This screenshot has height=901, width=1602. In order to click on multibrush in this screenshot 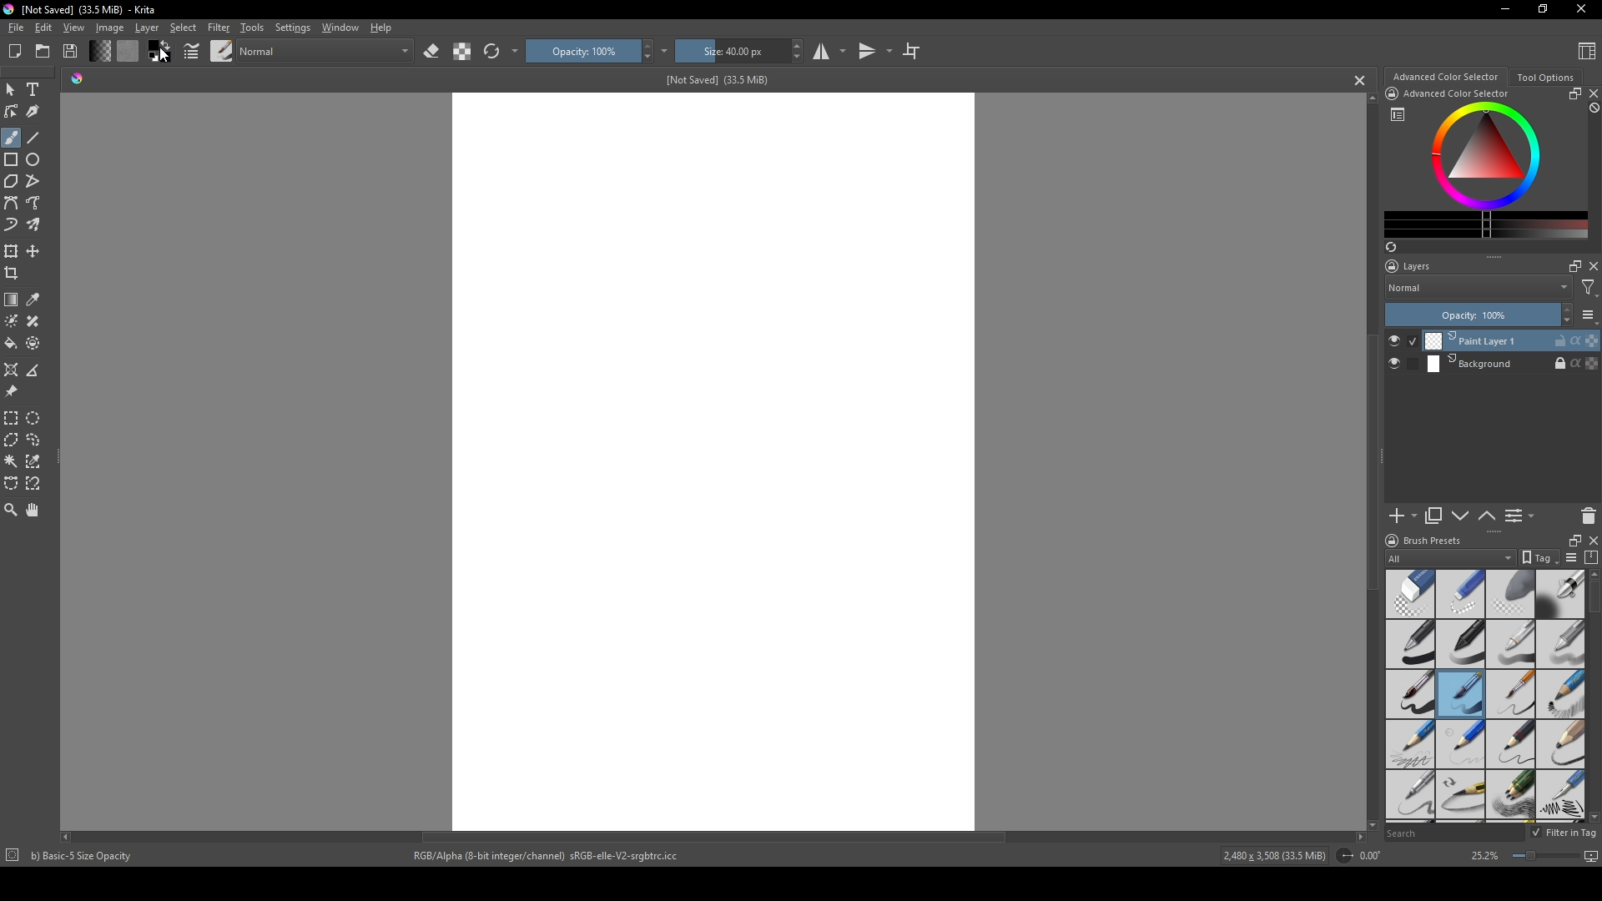, I will do `click(35, 225)`.